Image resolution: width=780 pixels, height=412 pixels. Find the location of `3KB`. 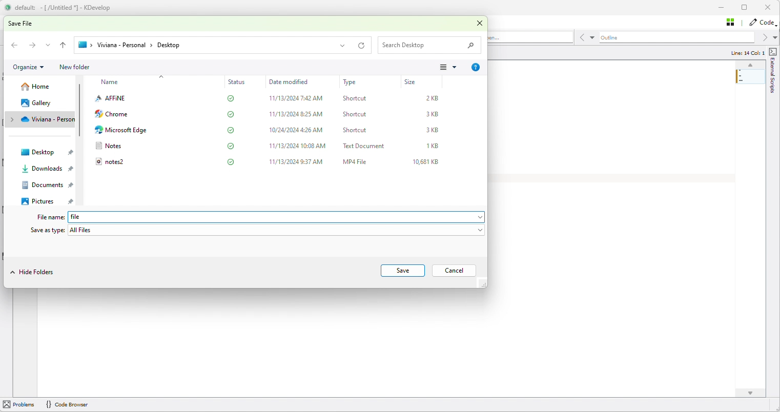

3KB is located at coordinates (434, 114).